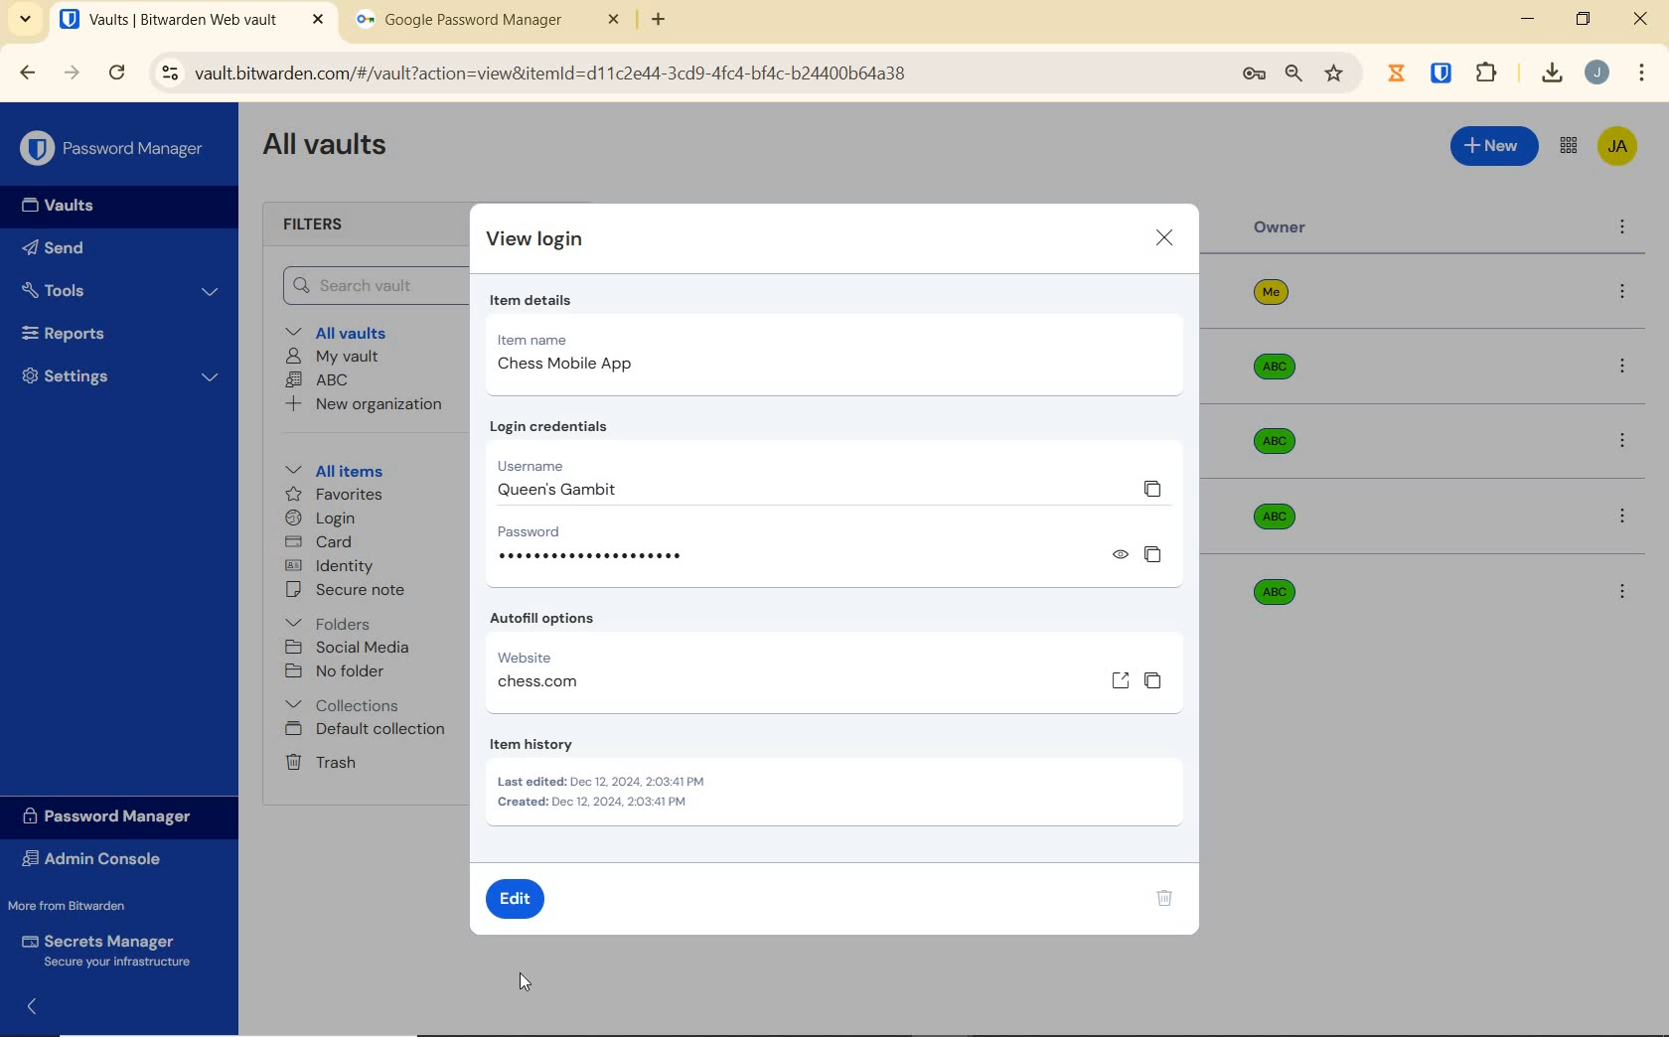 This screenshot has width=1669, height=1037. I want to click on identity, so click(330, 566).